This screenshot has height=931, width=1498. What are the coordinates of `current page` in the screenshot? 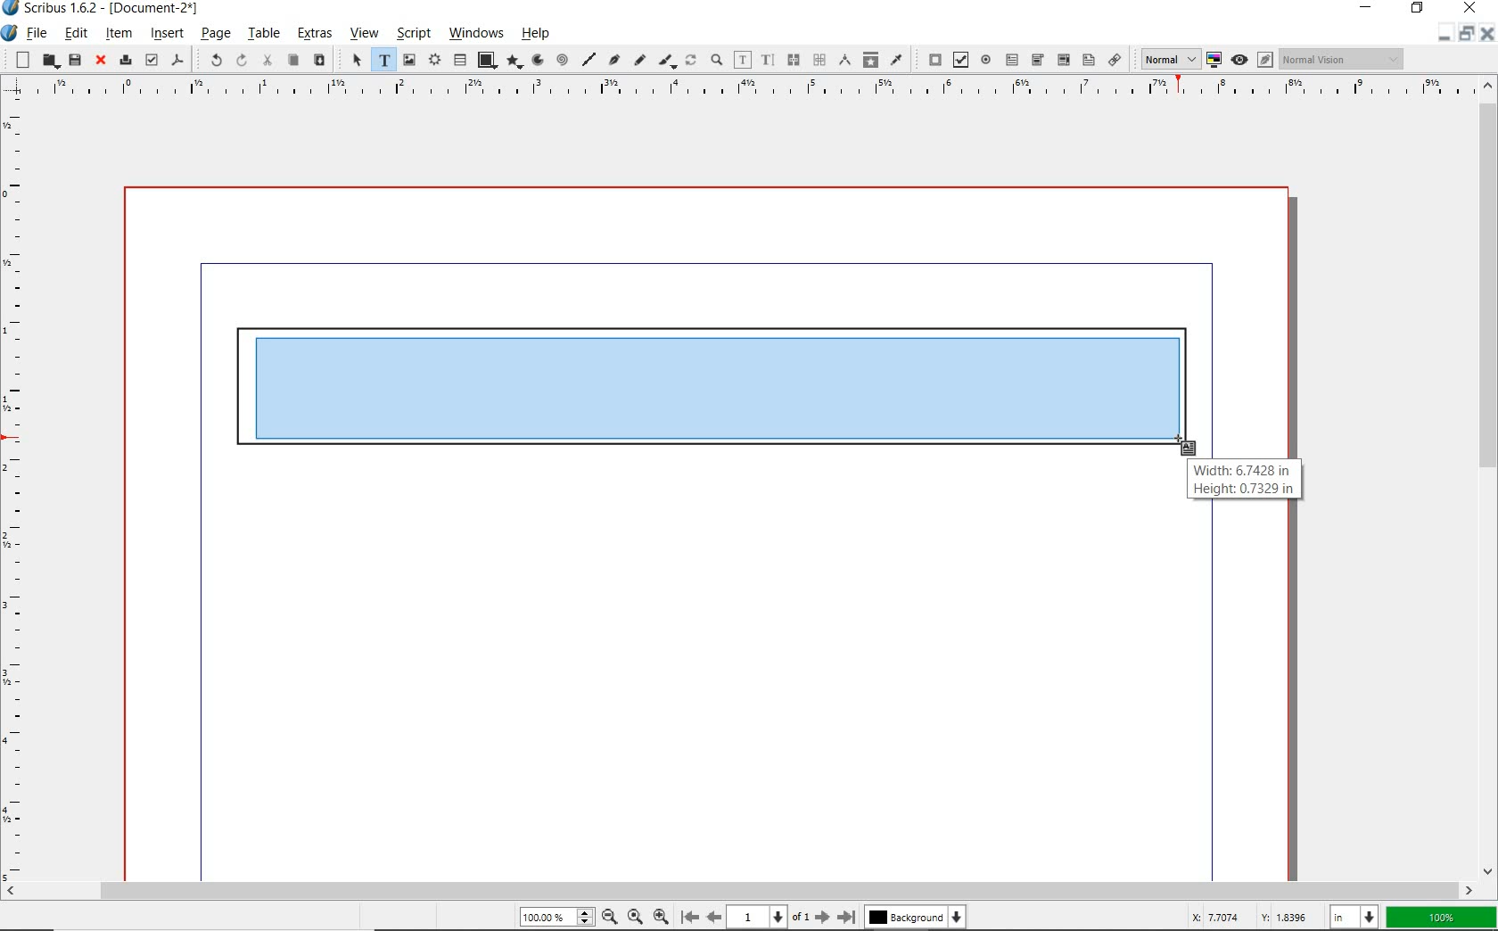 It's located at (769, 917).